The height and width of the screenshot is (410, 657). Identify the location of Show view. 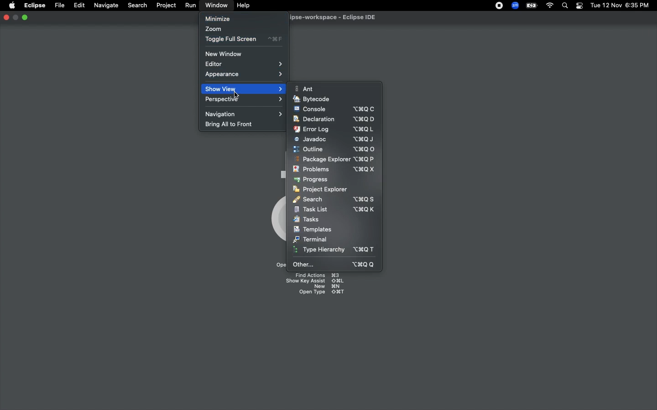
(245, 89).